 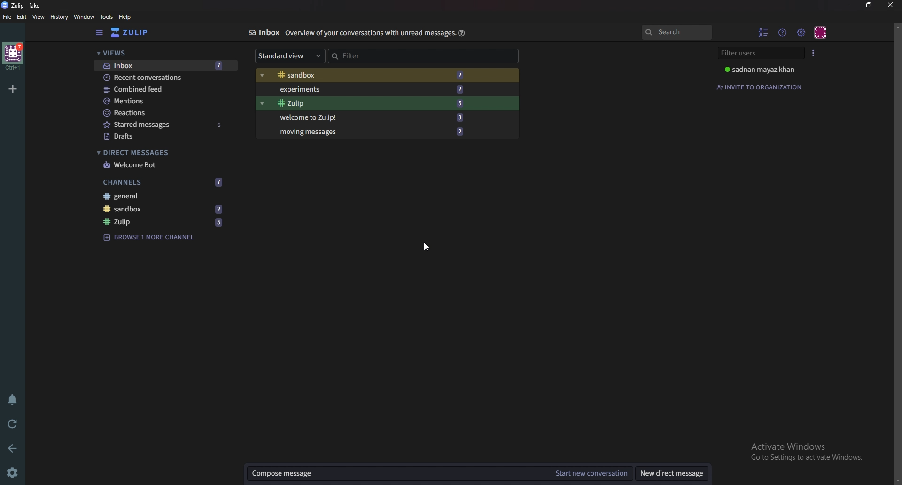 I want to click on search, so click(x=676, y=33).